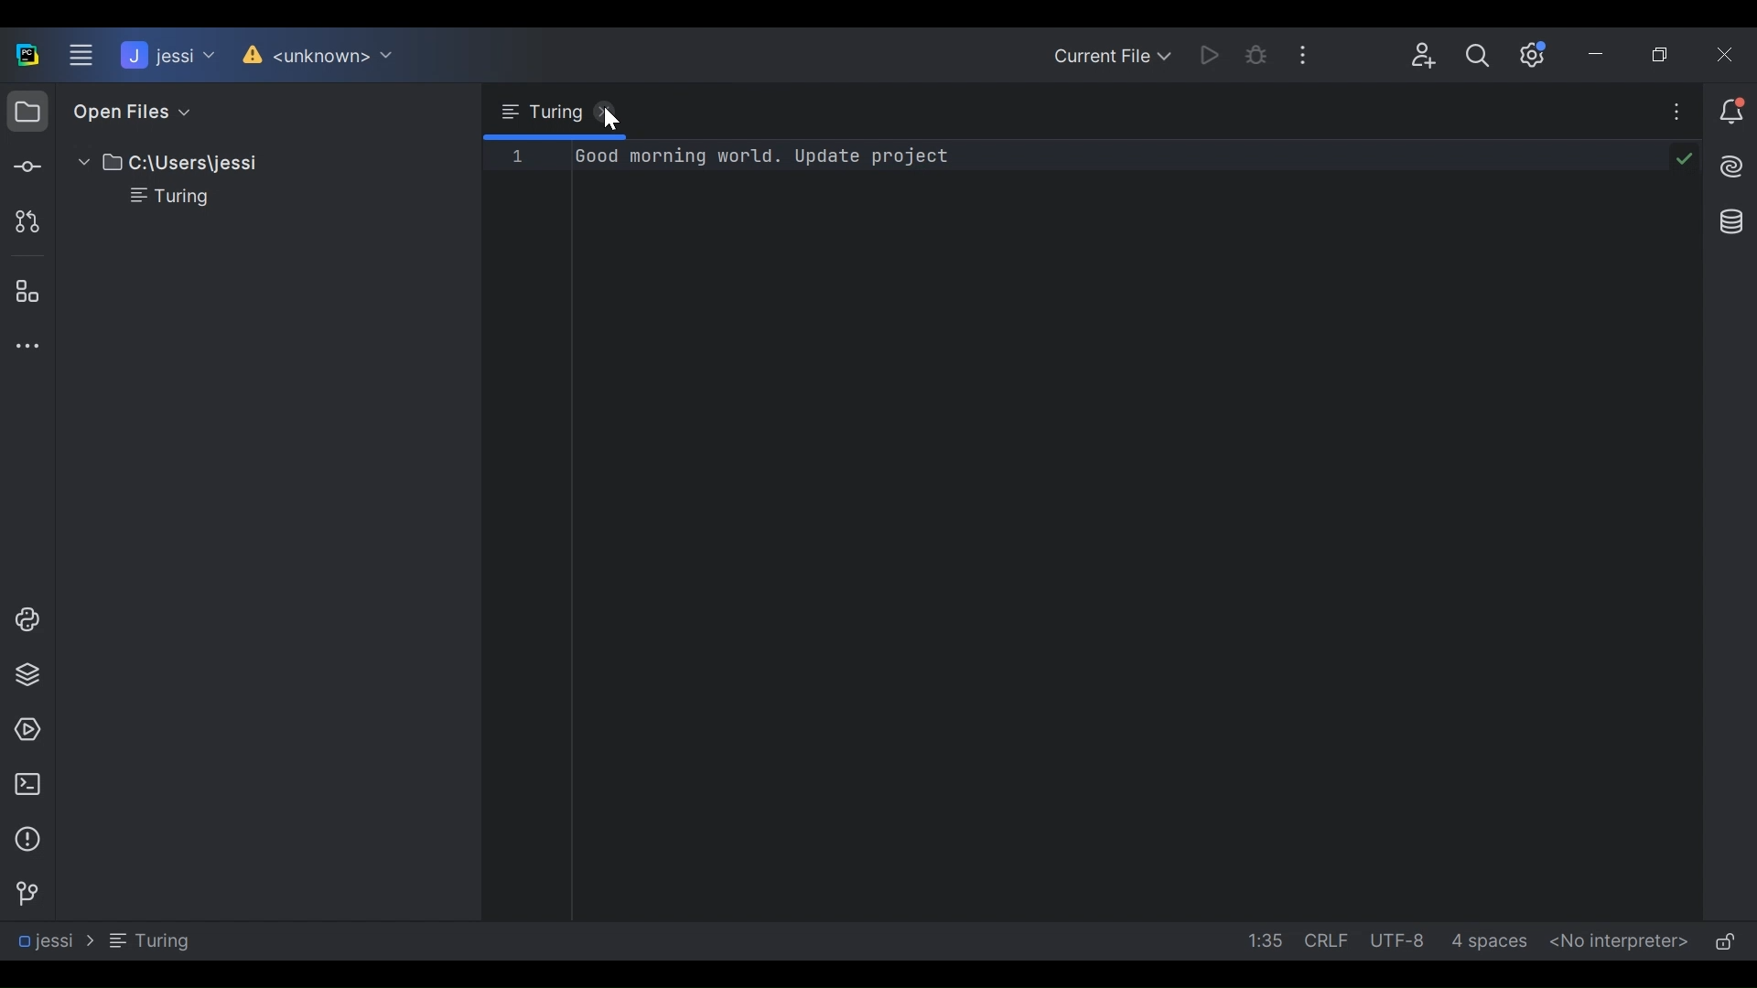  Describe the element at coordinates (1027, 528) in the screenshot. I see `Editor` at that location.